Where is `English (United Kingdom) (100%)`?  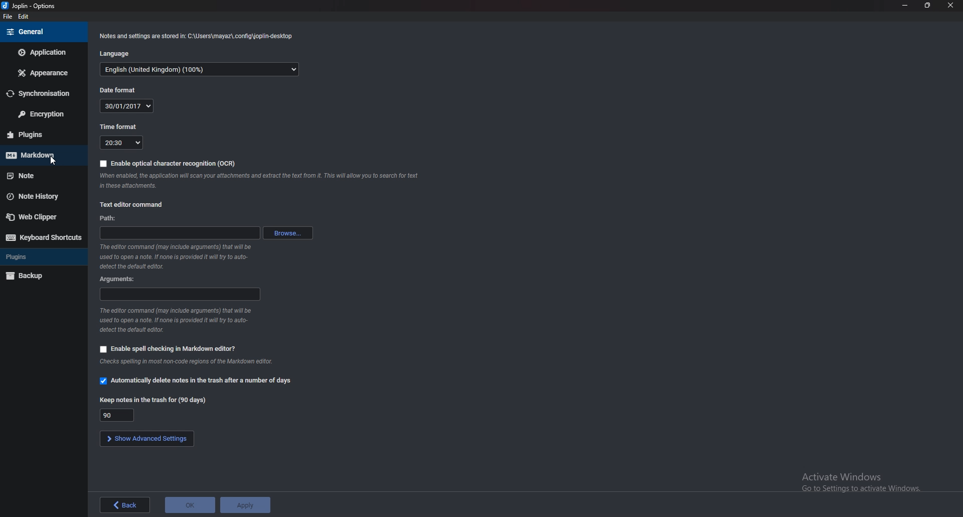
English (United Kingdom) (100%) is located at coordinates (200, 70).